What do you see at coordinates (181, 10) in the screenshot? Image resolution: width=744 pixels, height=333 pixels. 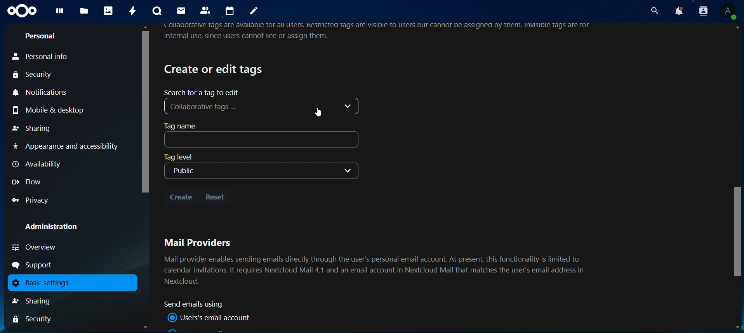 I see `mail` at bounding box center [181, 10].